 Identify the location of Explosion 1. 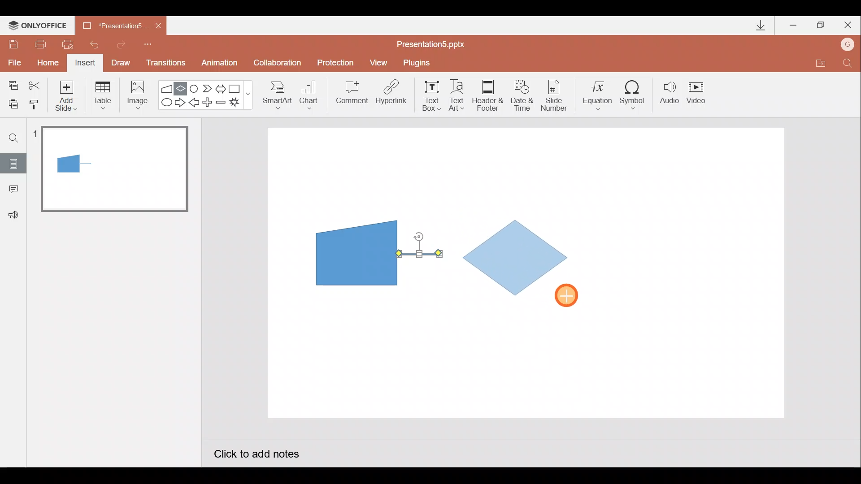
(240, 104).